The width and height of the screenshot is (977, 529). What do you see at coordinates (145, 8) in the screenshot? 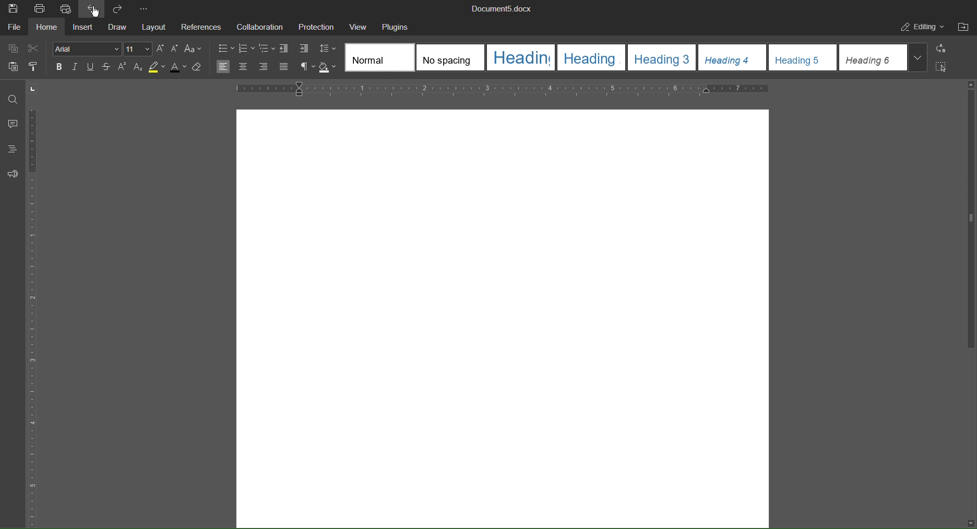
I see `More` at bounding box center [145, 8].